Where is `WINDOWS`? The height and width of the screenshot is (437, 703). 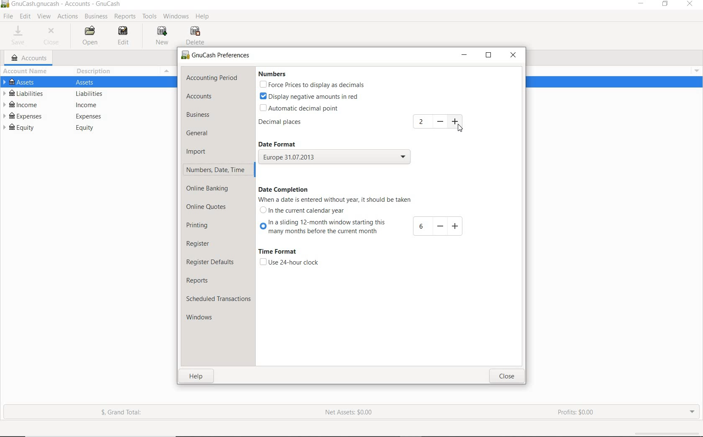 WINDOWS is located at coordinates (176, 17).